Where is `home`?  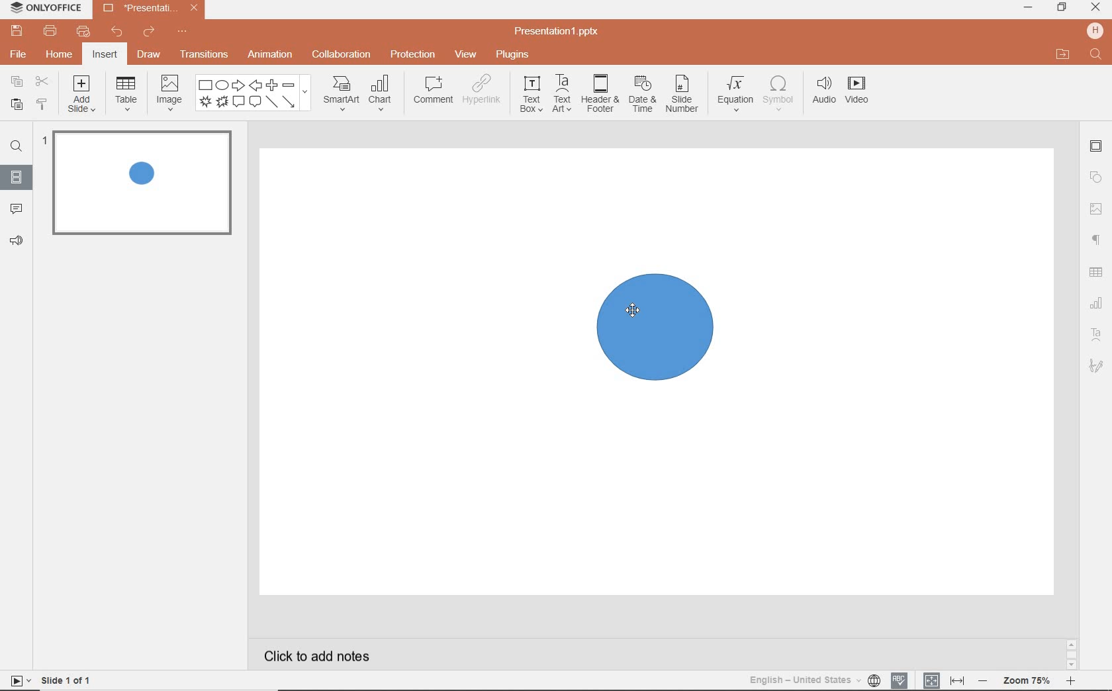 home is located at coordinates (61, 55).